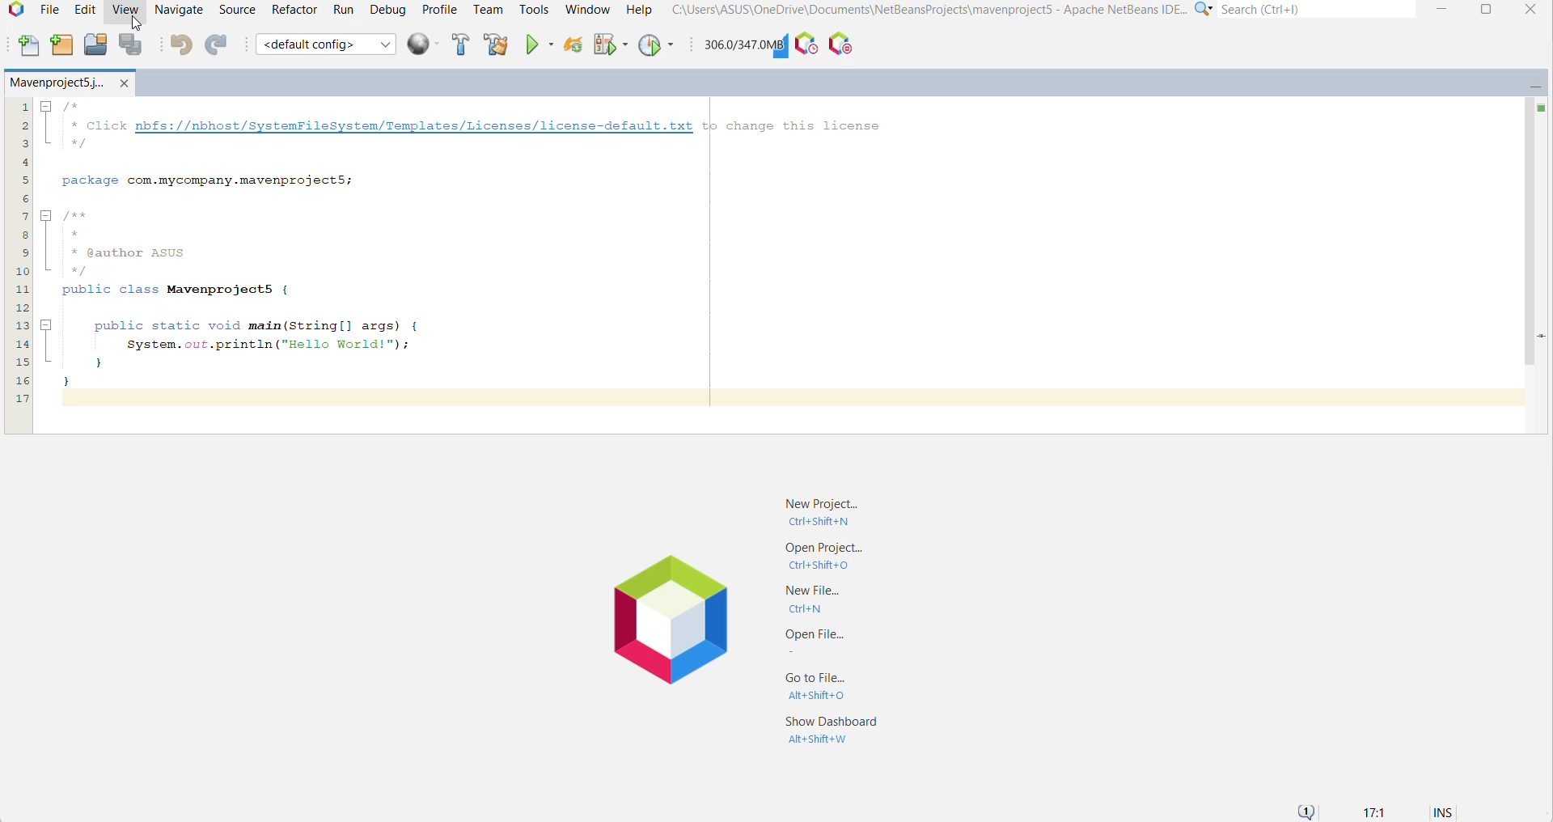  Describe the element at coordinates (1543, 108) in the screenshot. I see `No errors` at that location.